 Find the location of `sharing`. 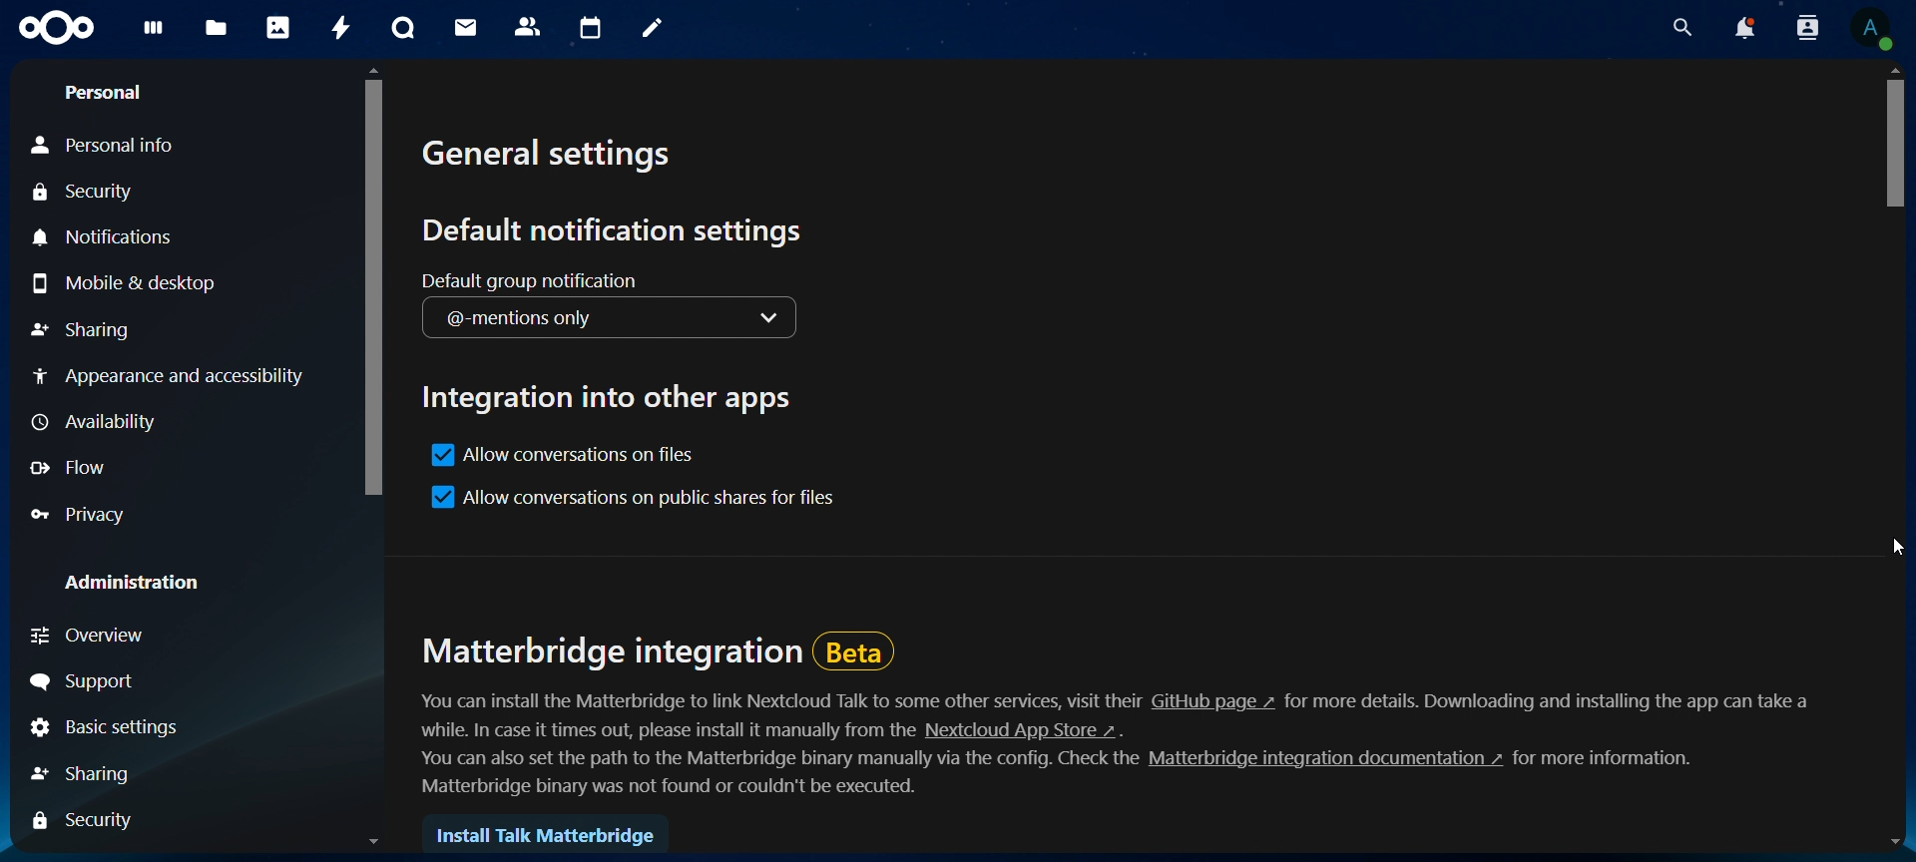

sharing is located at coordinates (78, 819).